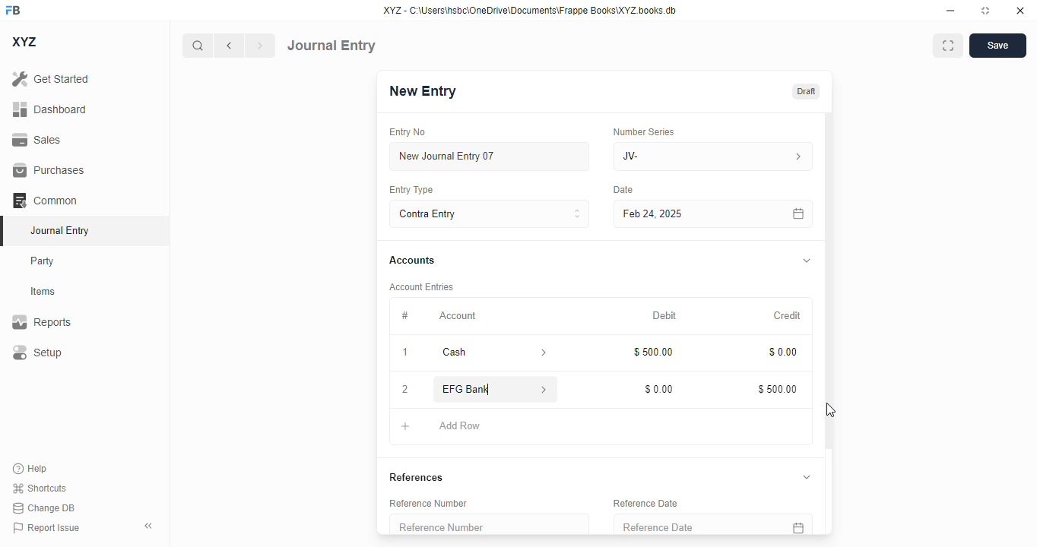 The width and height of the screenshot is (1037, 547). Describe the element at coordinates (37, 352) in the screenshot. I see `setup` at that location.